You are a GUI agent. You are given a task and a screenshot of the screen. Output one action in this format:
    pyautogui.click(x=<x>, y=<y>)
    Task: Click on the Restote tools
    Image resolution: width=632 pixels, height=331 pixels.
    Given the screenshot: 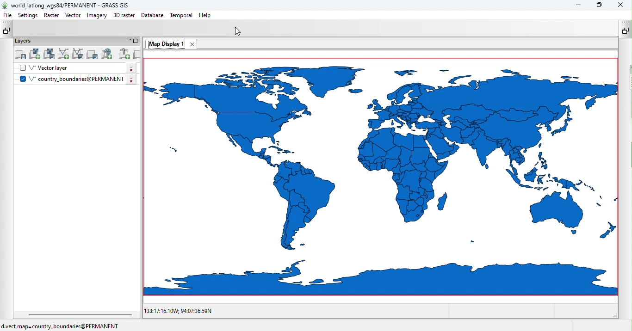 What is the action you would take?
    pyautogui.click(x=625, y=29)
    